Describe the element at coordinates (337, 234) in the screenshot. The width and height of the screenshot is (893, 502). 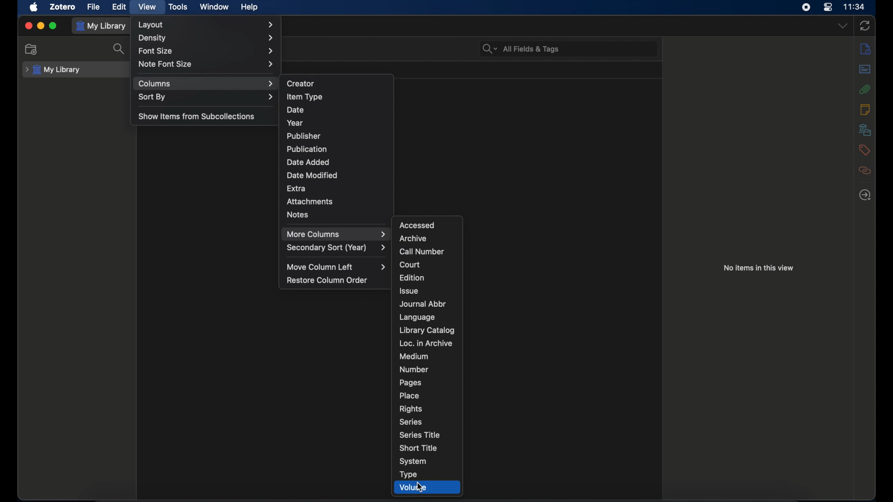
I see `more columns` at that location.